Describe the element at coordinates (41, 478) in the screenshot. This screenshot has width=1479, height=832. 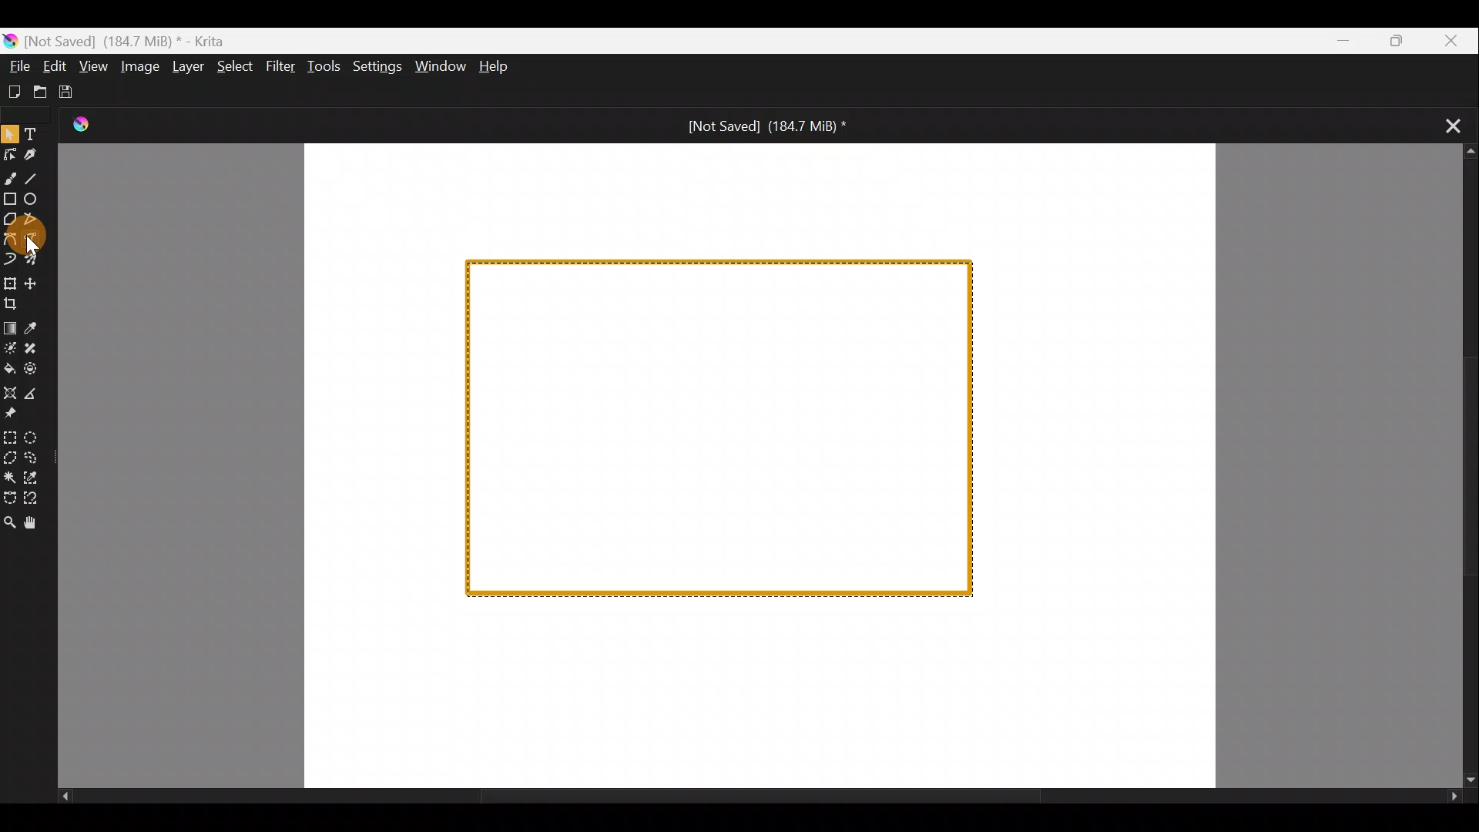
I see `Similar colour selection tool` at that location.